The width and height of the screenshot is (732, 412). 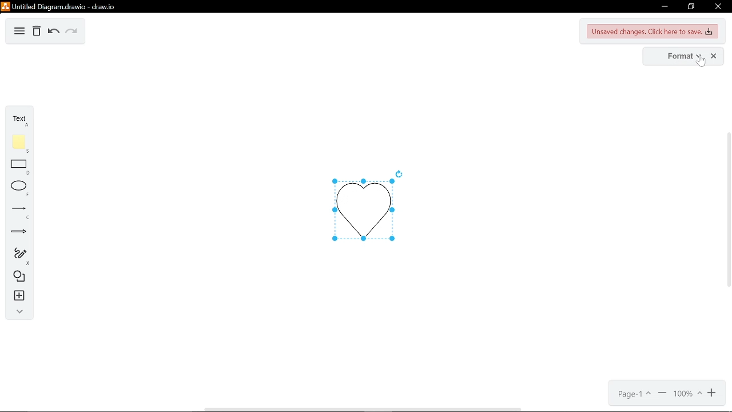 What do you see at coordinates (19, 312) in the screenshot?
I see `collapse` at bounding box center [19, 312].